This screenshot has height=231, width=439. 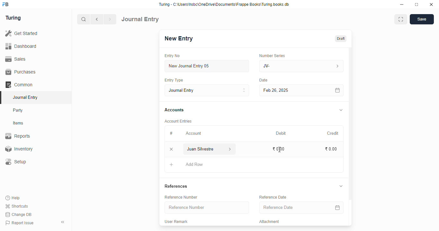 What do you see at coordinates (111, 19) in the screenshot?
I see `next` at bounding box center [111, 19].